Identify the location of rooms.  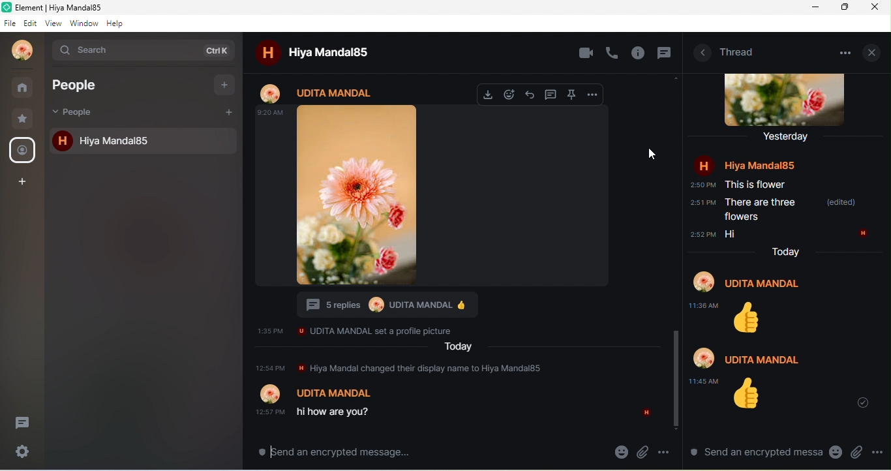
(24, 87).